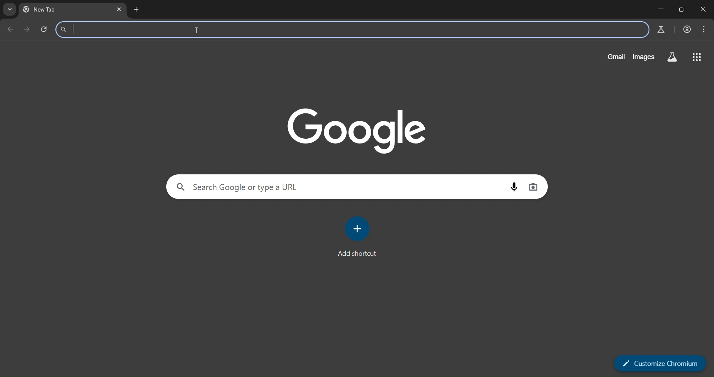 This screenshot has height=377, width=714. Describe the element at coordinates (663, 364) in the screenshot. I see `customize chromium` at that location.